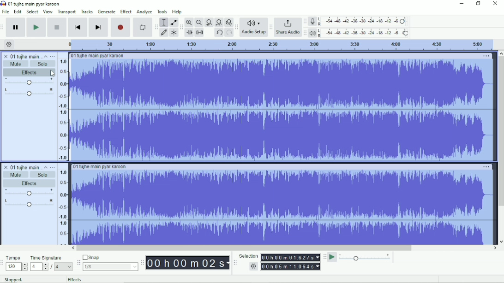  What do you see at coordinates (359, 33) in the screenshot?
I see `Playback meter` at bounding box center [359, 33].